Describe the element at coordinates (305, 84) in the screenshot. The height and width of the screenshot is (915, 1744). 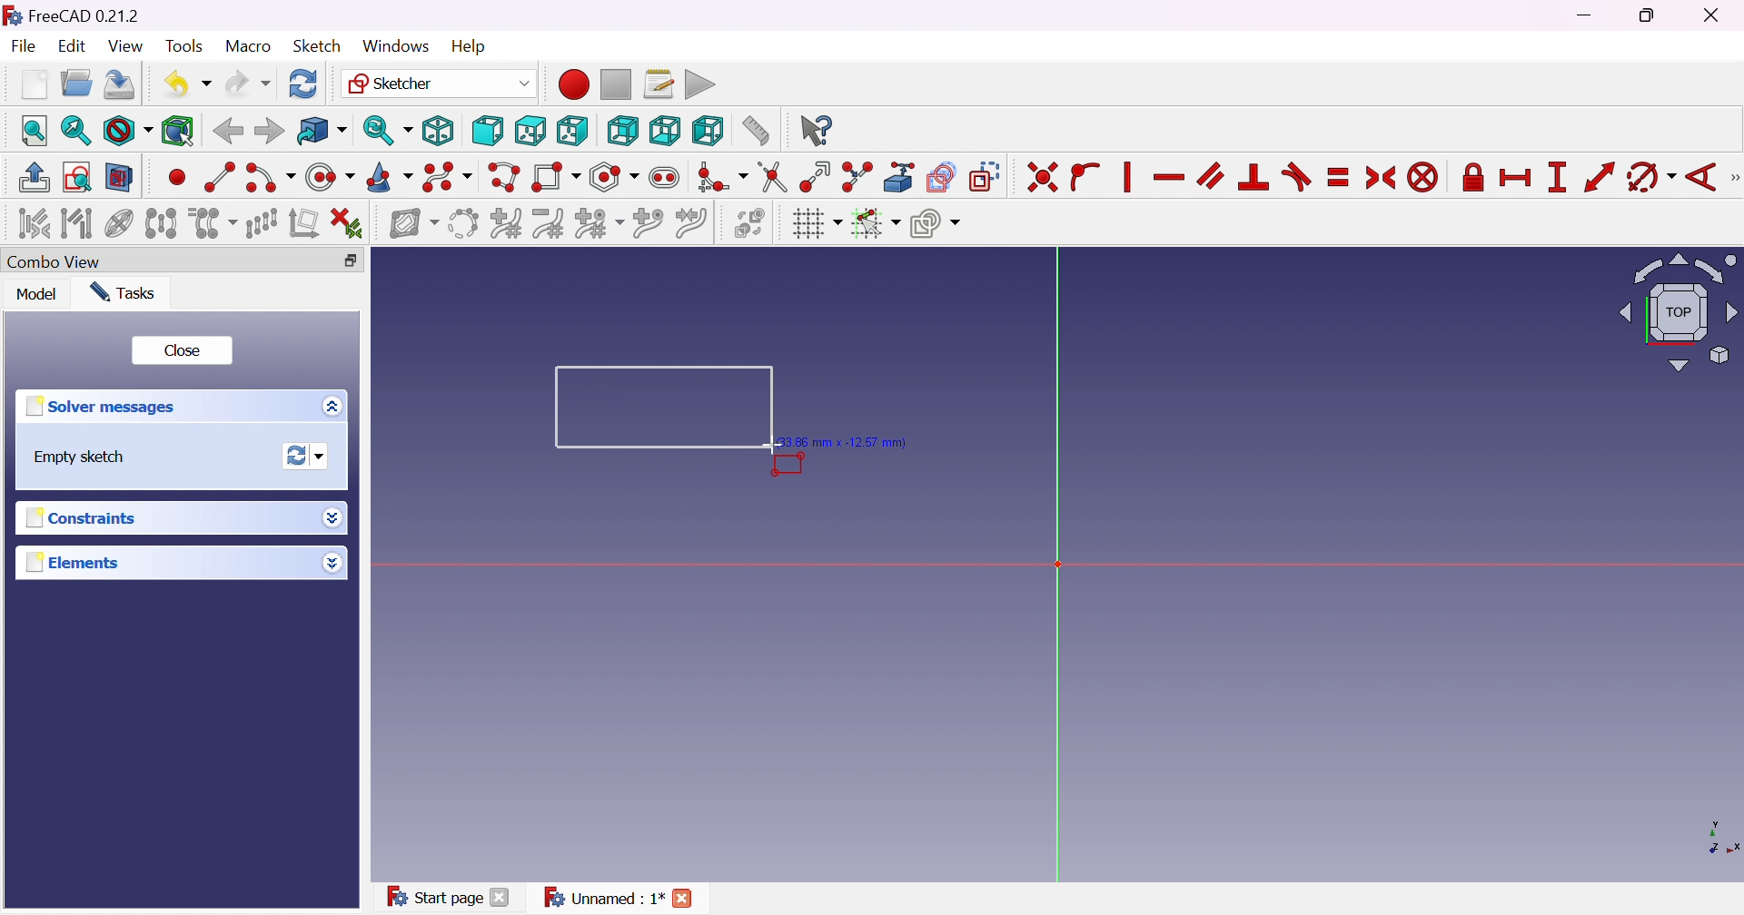
I see `Refresh` at that location.